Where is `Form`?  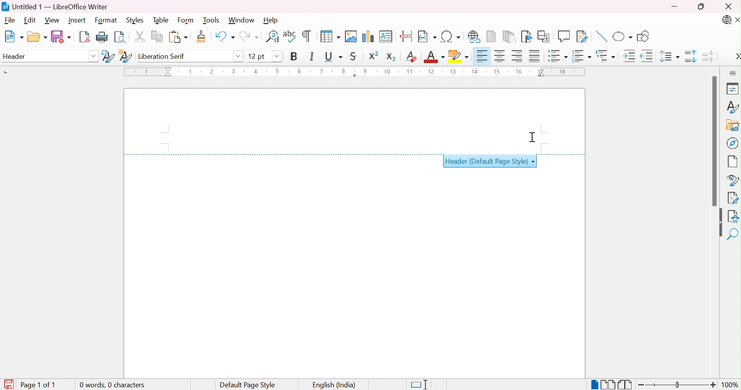
Form is located at coordinates (187, 21).